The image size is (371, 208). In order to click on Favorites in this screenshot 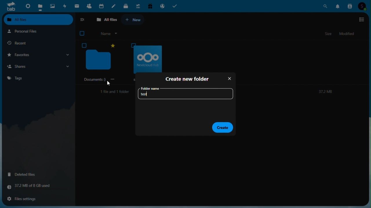, I will do `click(37, 55)`.